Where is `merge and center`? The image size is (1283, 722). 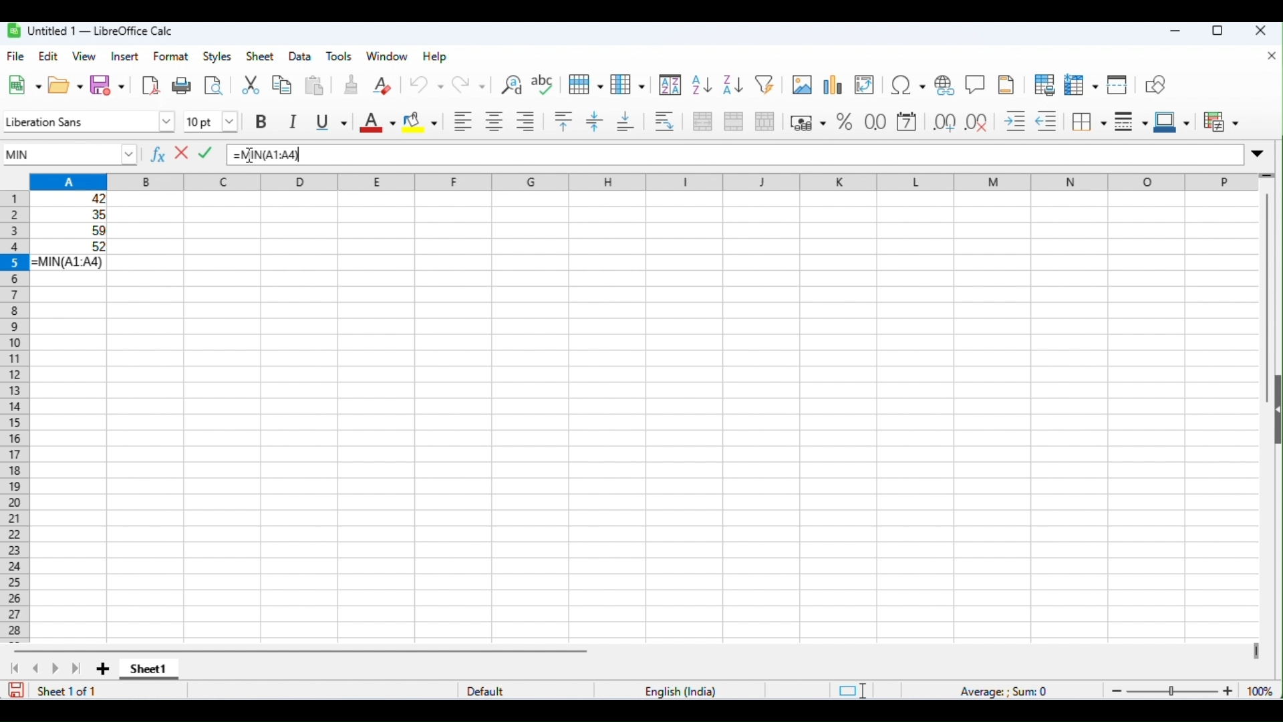 merge and center is located at coordinates (701, 121).